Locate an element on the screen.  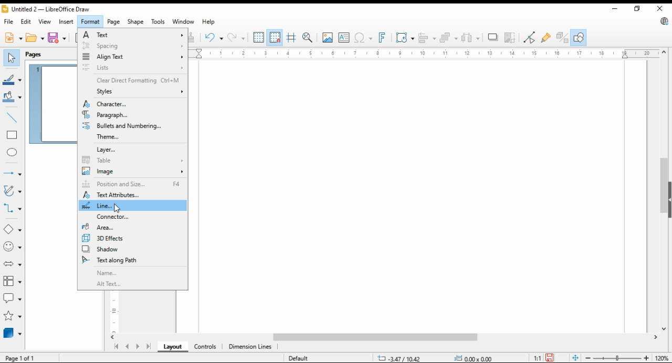
lines and arrows is located at coordinates (12, 174).